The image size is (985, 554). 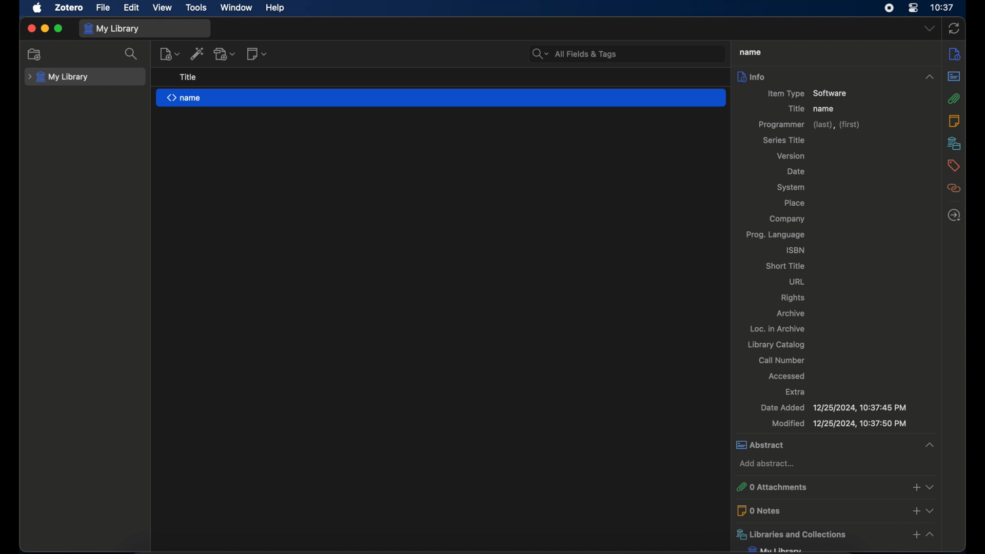 What do you see at coordinates (236, 7) in the screenshot?
I see `window` at bounding box center [236, 7].